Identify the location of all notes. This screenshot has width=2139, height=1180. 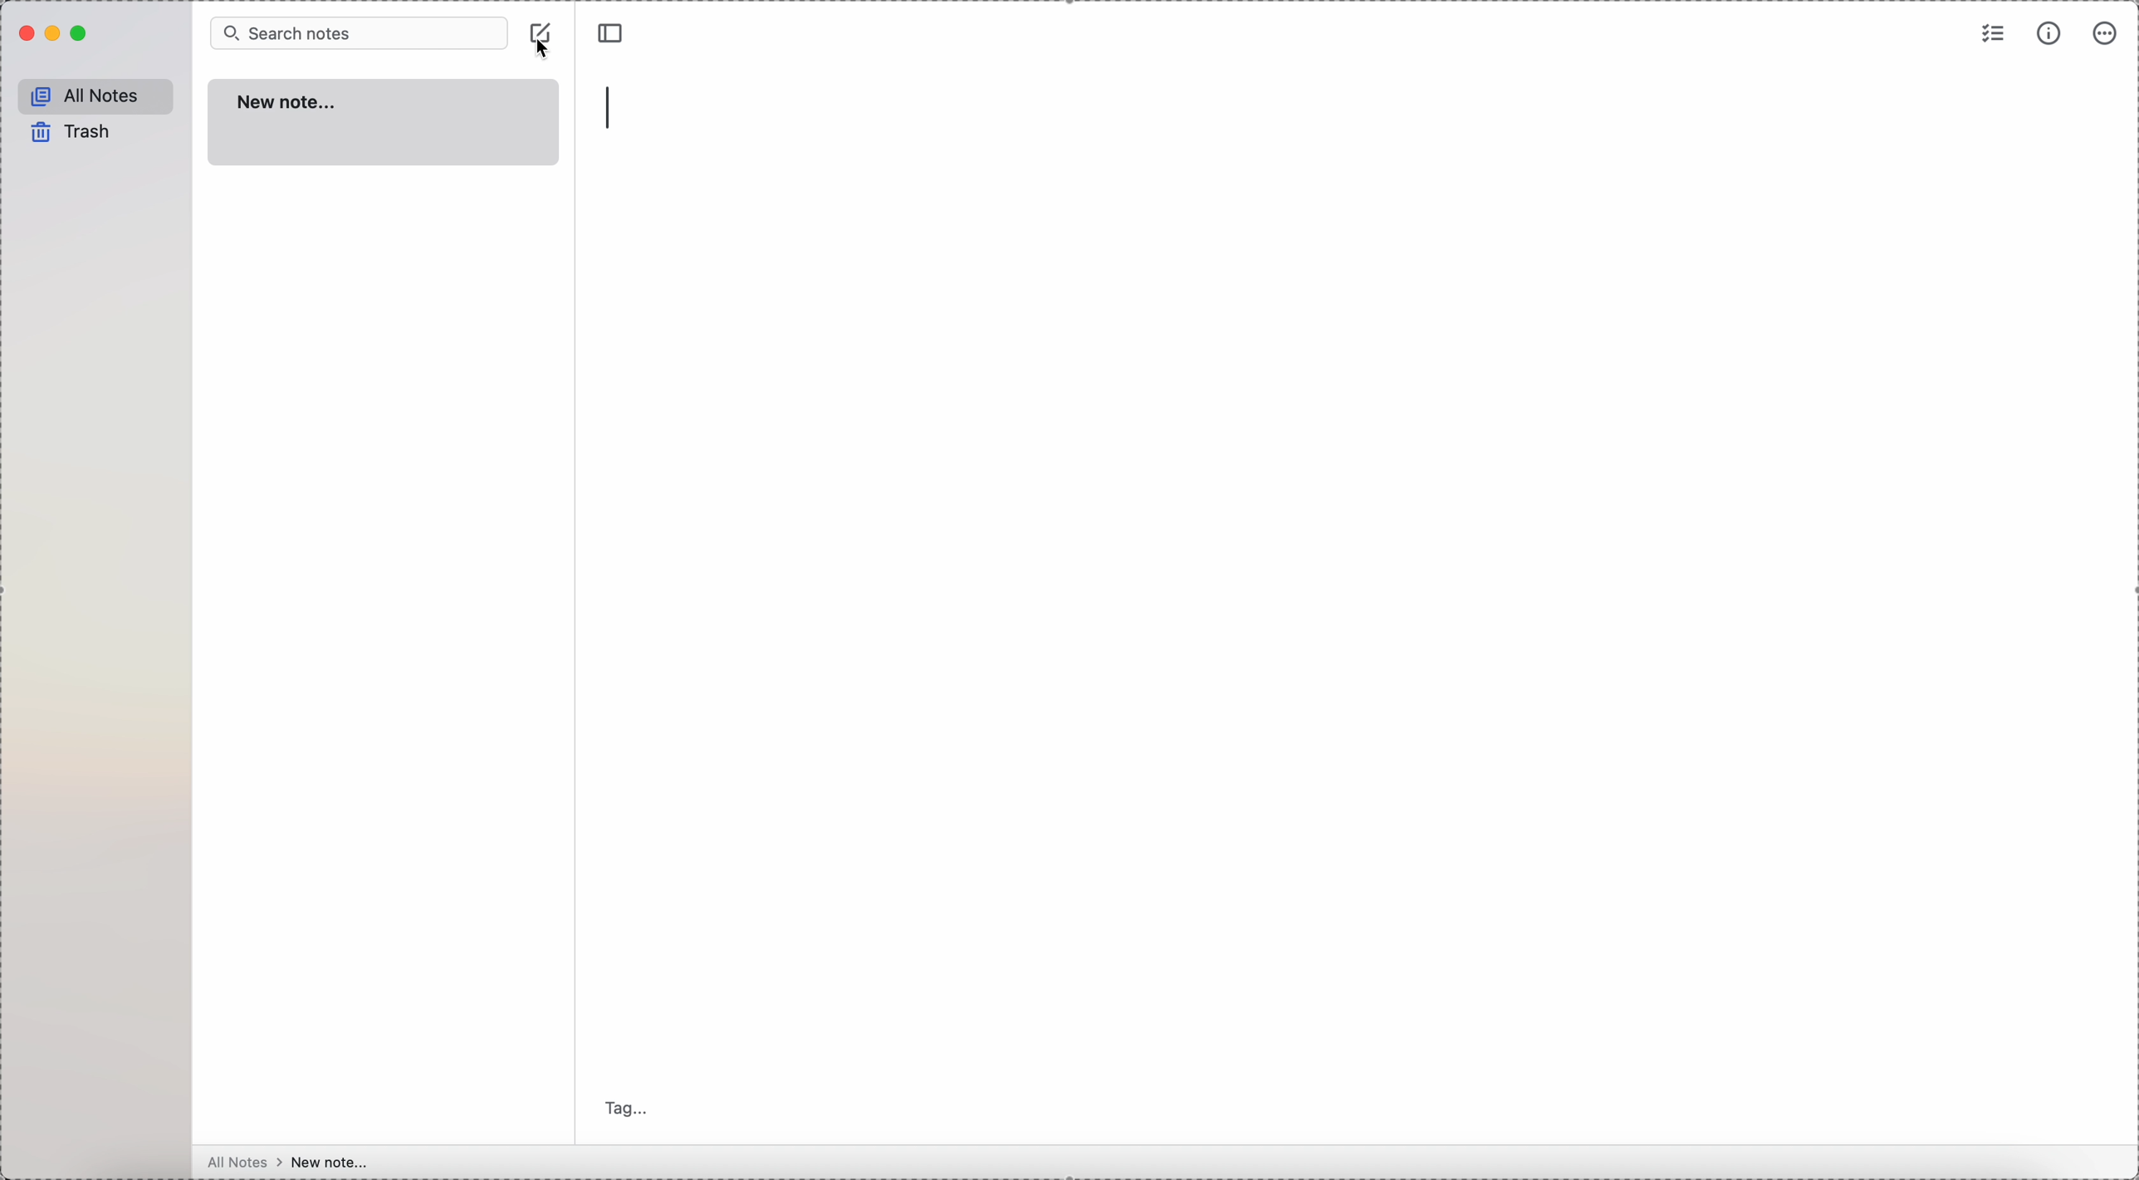
(98, 98).